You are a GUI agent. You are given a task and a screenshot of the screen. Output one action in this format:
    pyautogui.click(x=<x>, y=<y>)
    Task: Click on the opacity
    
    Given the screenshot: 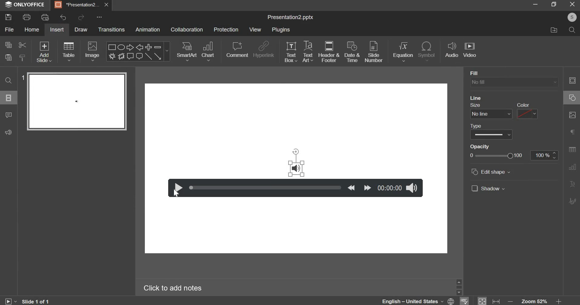 What is the action you would take?
    pyautogui.click(x=480, y=147)
    